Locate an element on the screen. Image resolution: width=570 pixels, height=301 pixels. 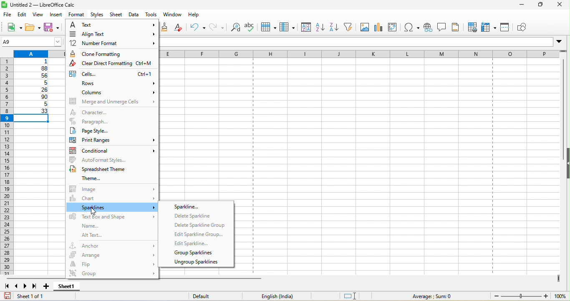
A9 (name box) is located at coordinates (31, 41).